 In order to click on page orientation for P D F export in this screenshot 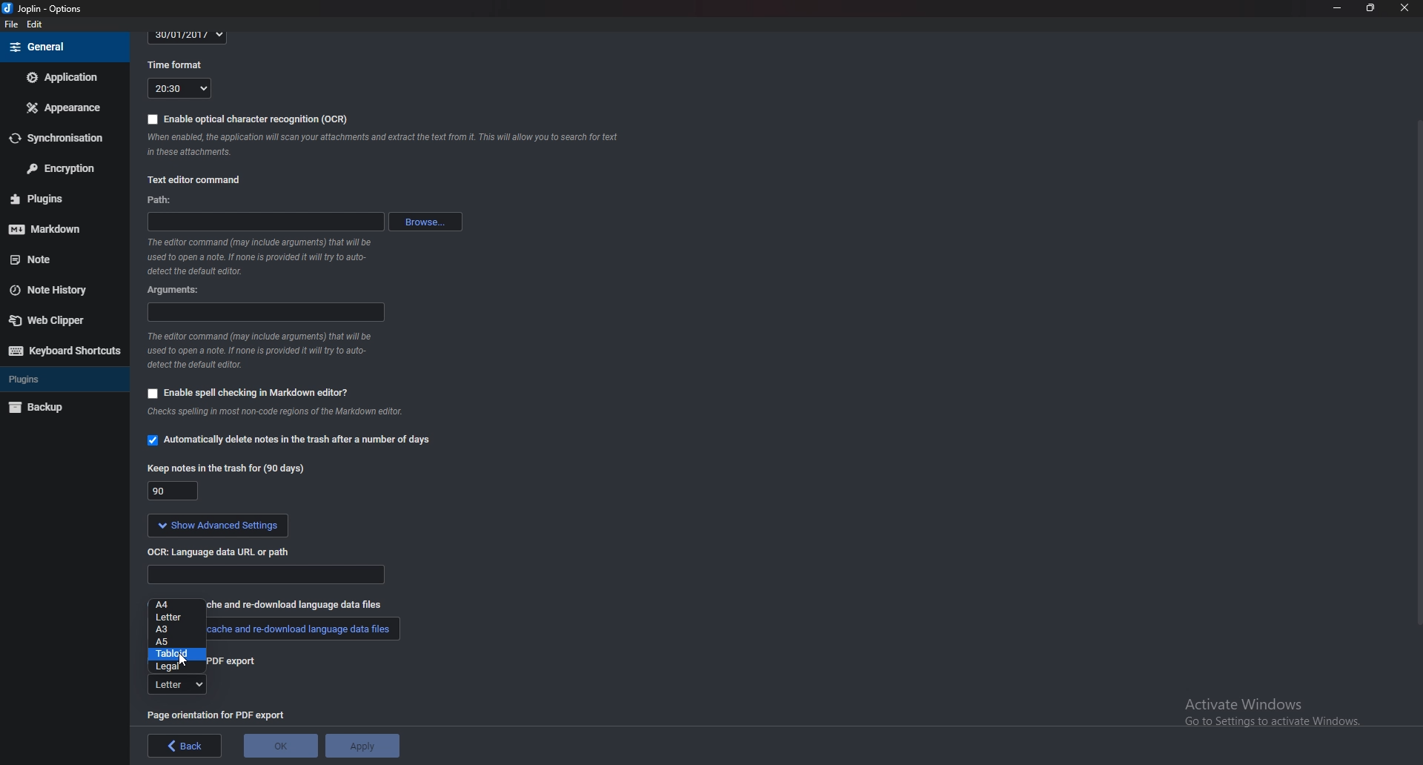, I will do `click(219, 714)`.